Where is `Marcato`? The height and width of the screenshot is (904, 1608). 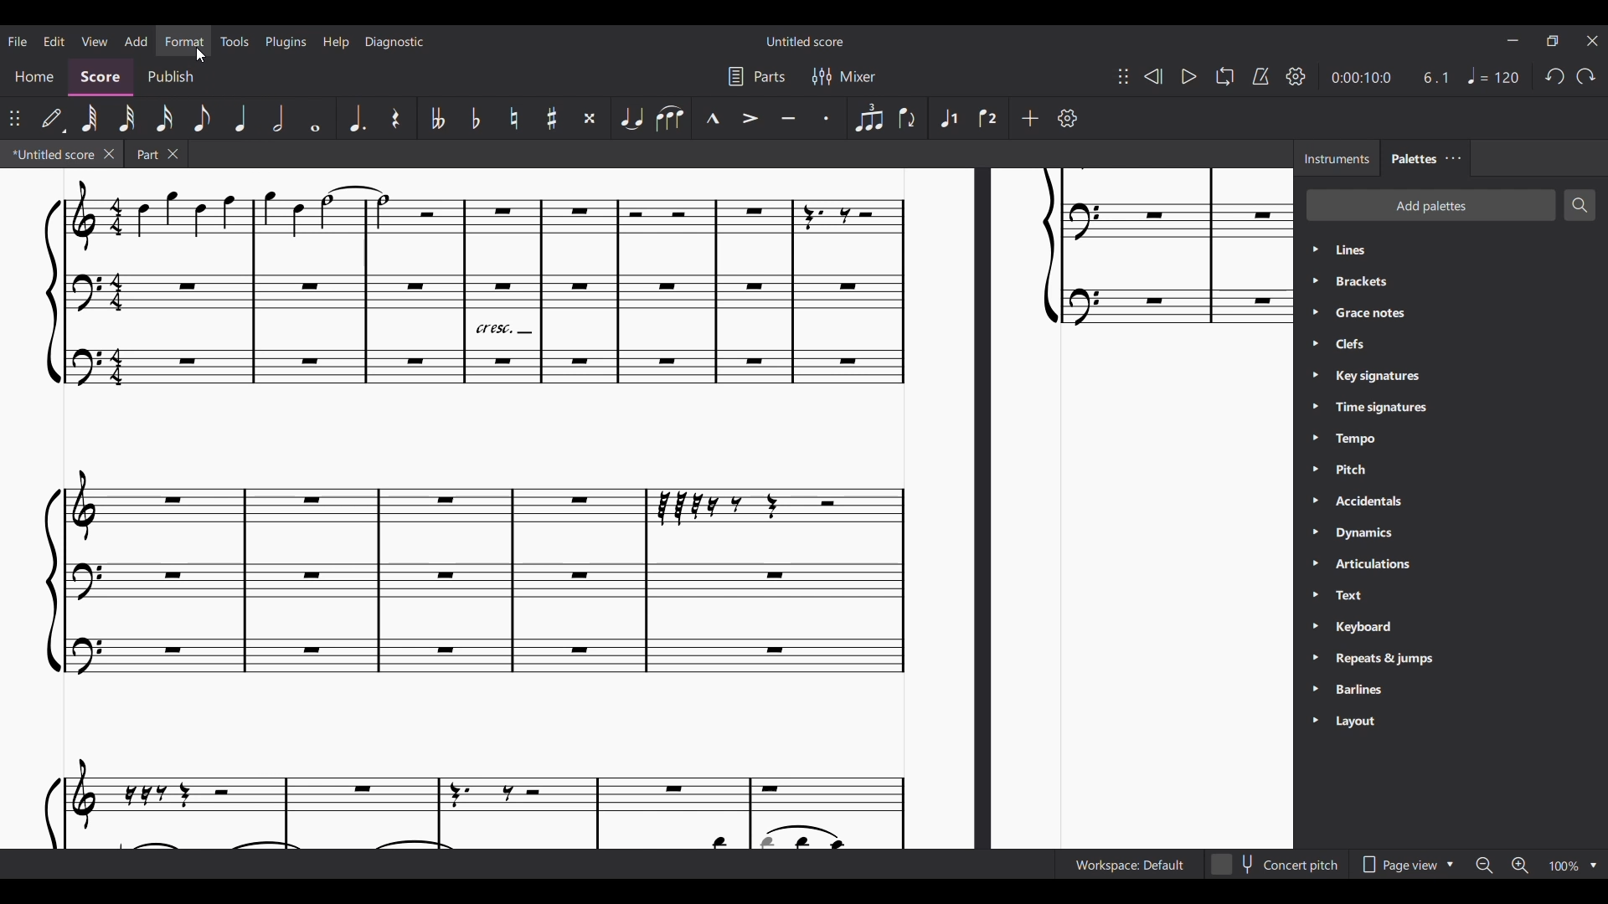
Marcato is located at coordinates (712, 118).